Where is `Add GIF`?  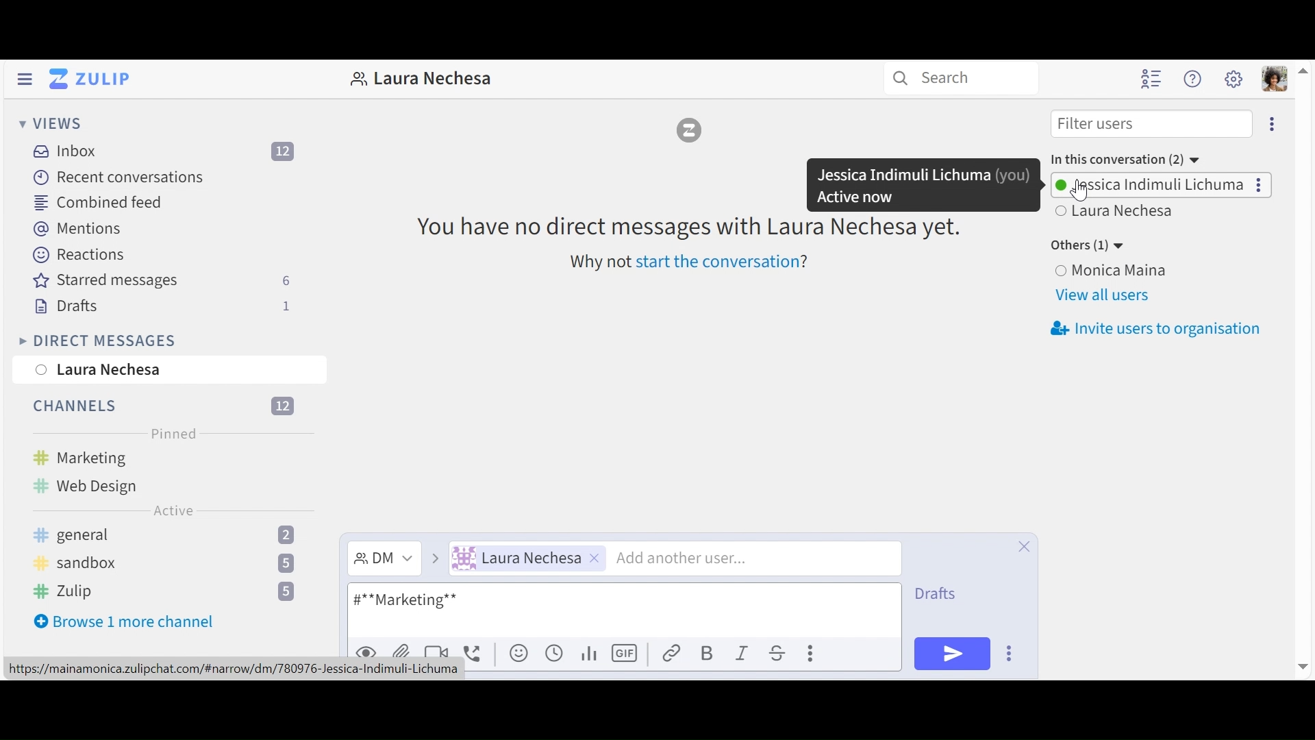
Add GIF is located at coordinates (625, 652).